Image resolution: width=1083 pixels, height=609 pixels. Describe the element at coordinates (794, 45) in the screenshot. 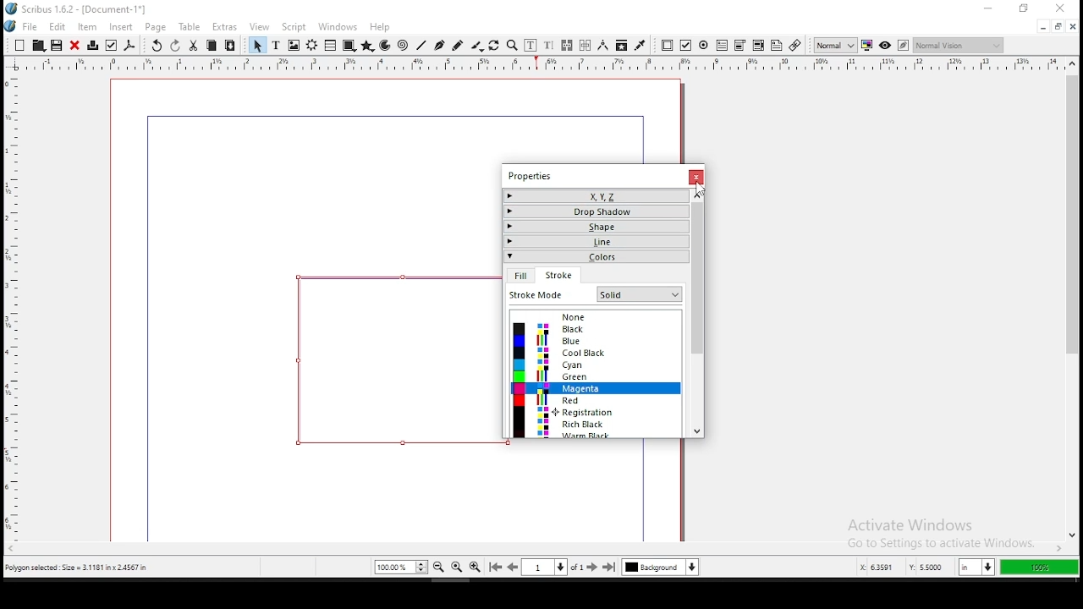

I see `link annotation` at that location.